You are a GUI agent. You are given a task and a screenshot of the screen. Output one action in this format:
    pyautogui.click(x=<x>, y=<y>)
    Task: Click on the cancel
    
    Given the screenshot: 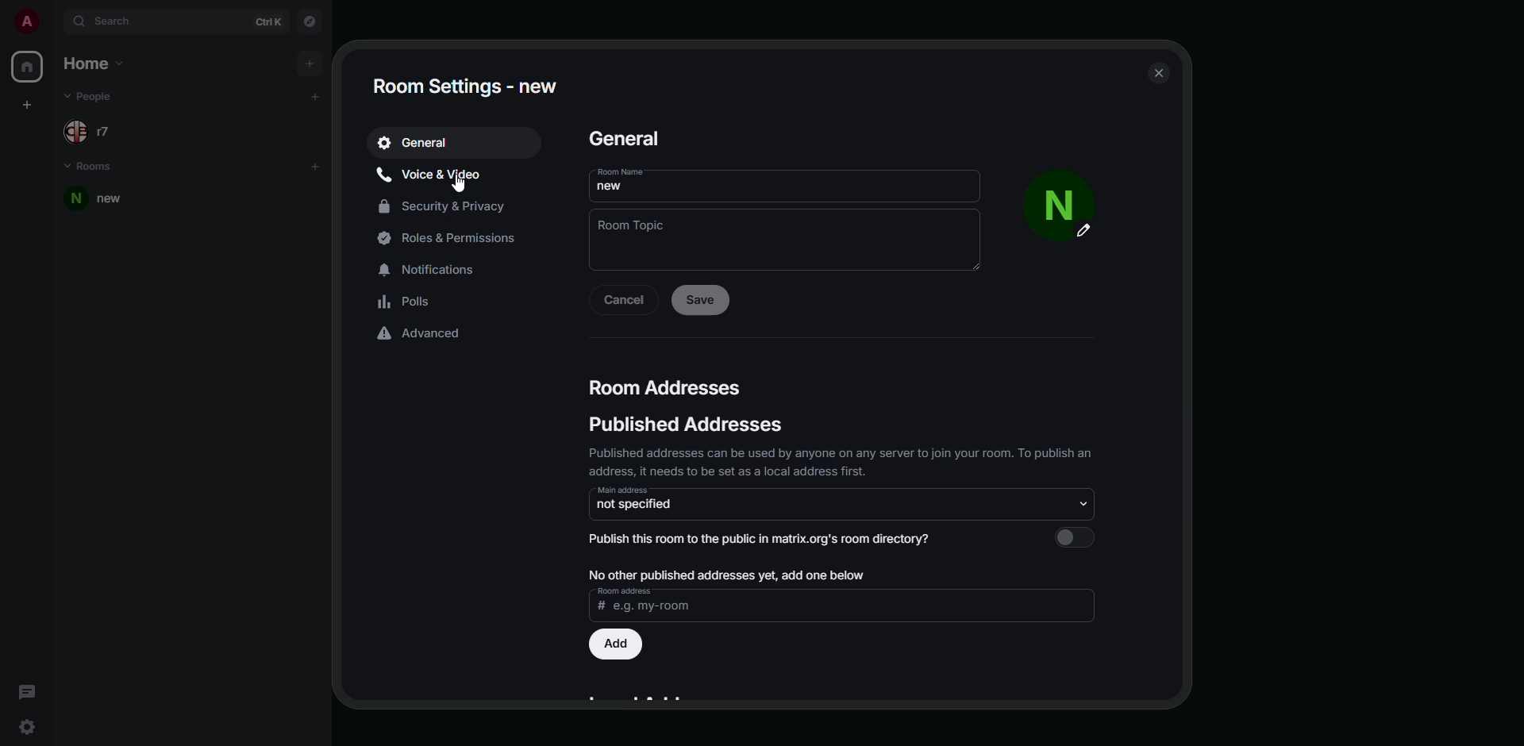 What is the action you would take?
    pyautogui.click(x=625, y=301)
    